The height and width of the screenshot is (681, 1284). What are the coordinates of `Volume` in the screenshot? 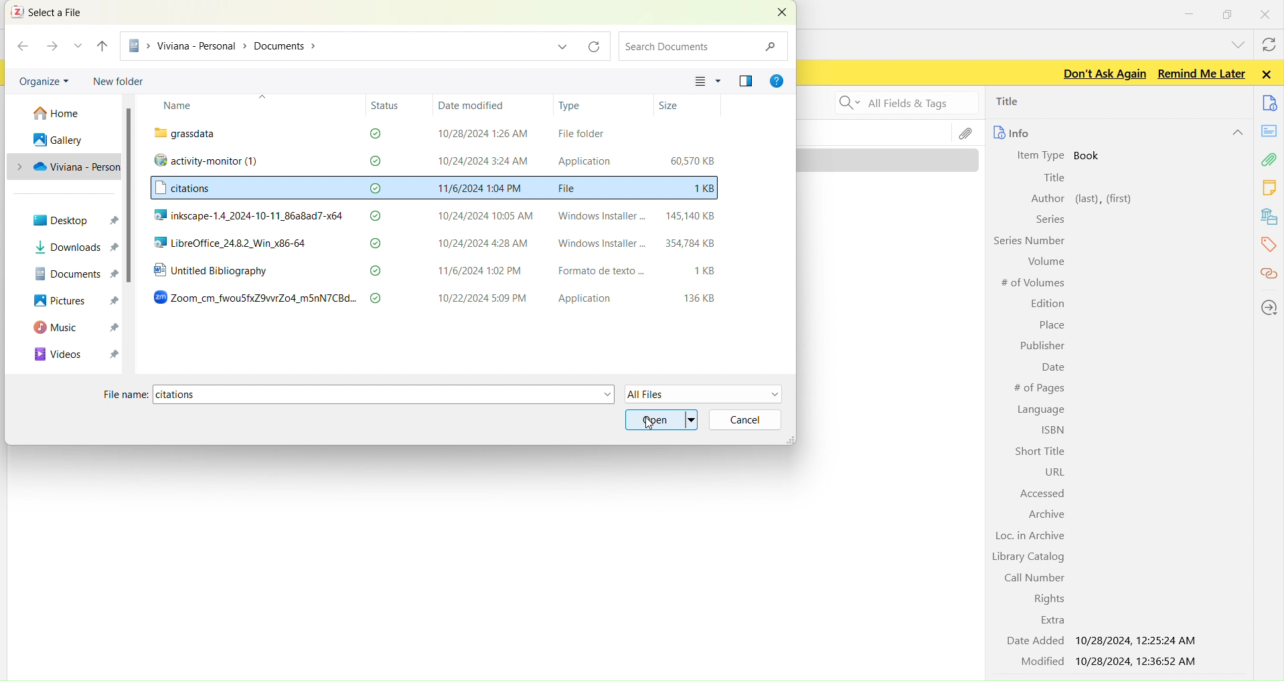 It's located at (1044, 261).